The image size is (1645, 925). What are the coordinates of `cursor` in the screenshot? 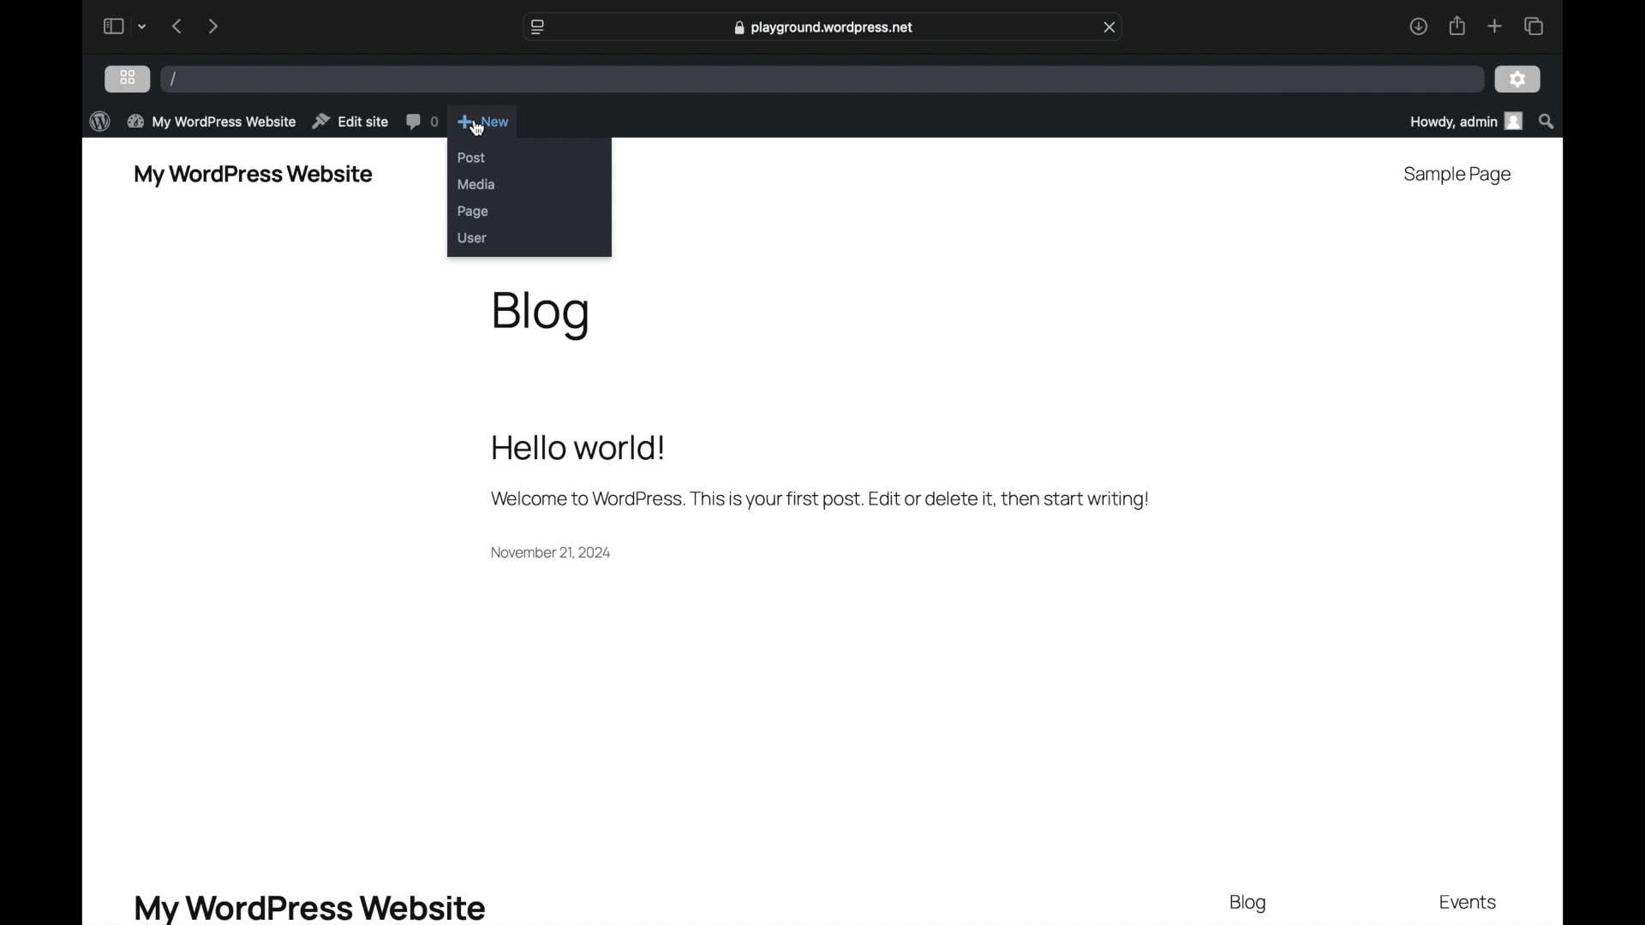 It's located at (478, 129).